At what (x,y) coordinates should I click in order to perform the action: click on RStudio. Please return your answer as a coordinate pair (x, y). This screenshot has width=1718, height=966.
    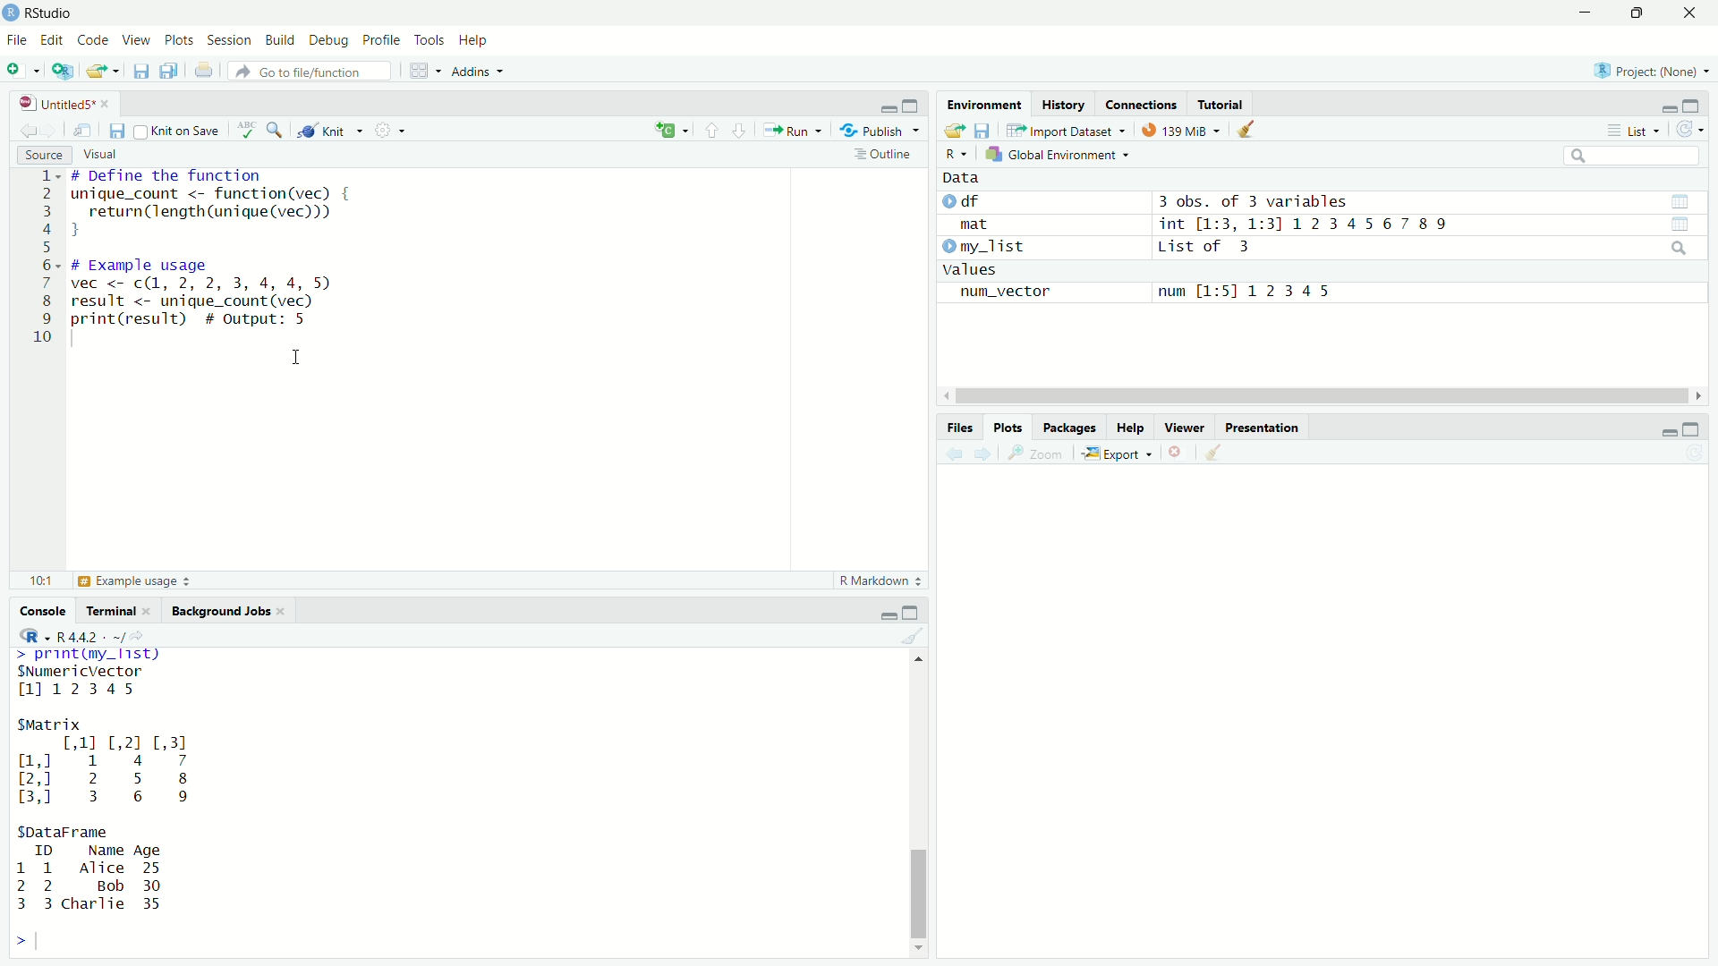
    Looking at the image, I should click on (51, 13).